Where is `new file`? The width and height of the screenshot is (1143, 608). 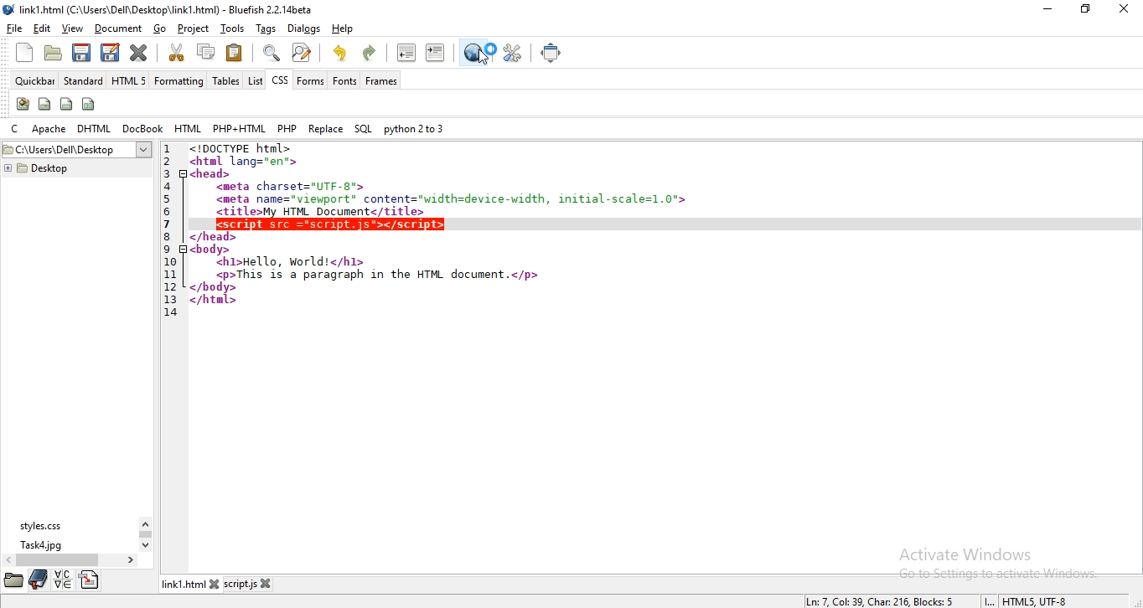
new file is located at coordinates (23, 52).